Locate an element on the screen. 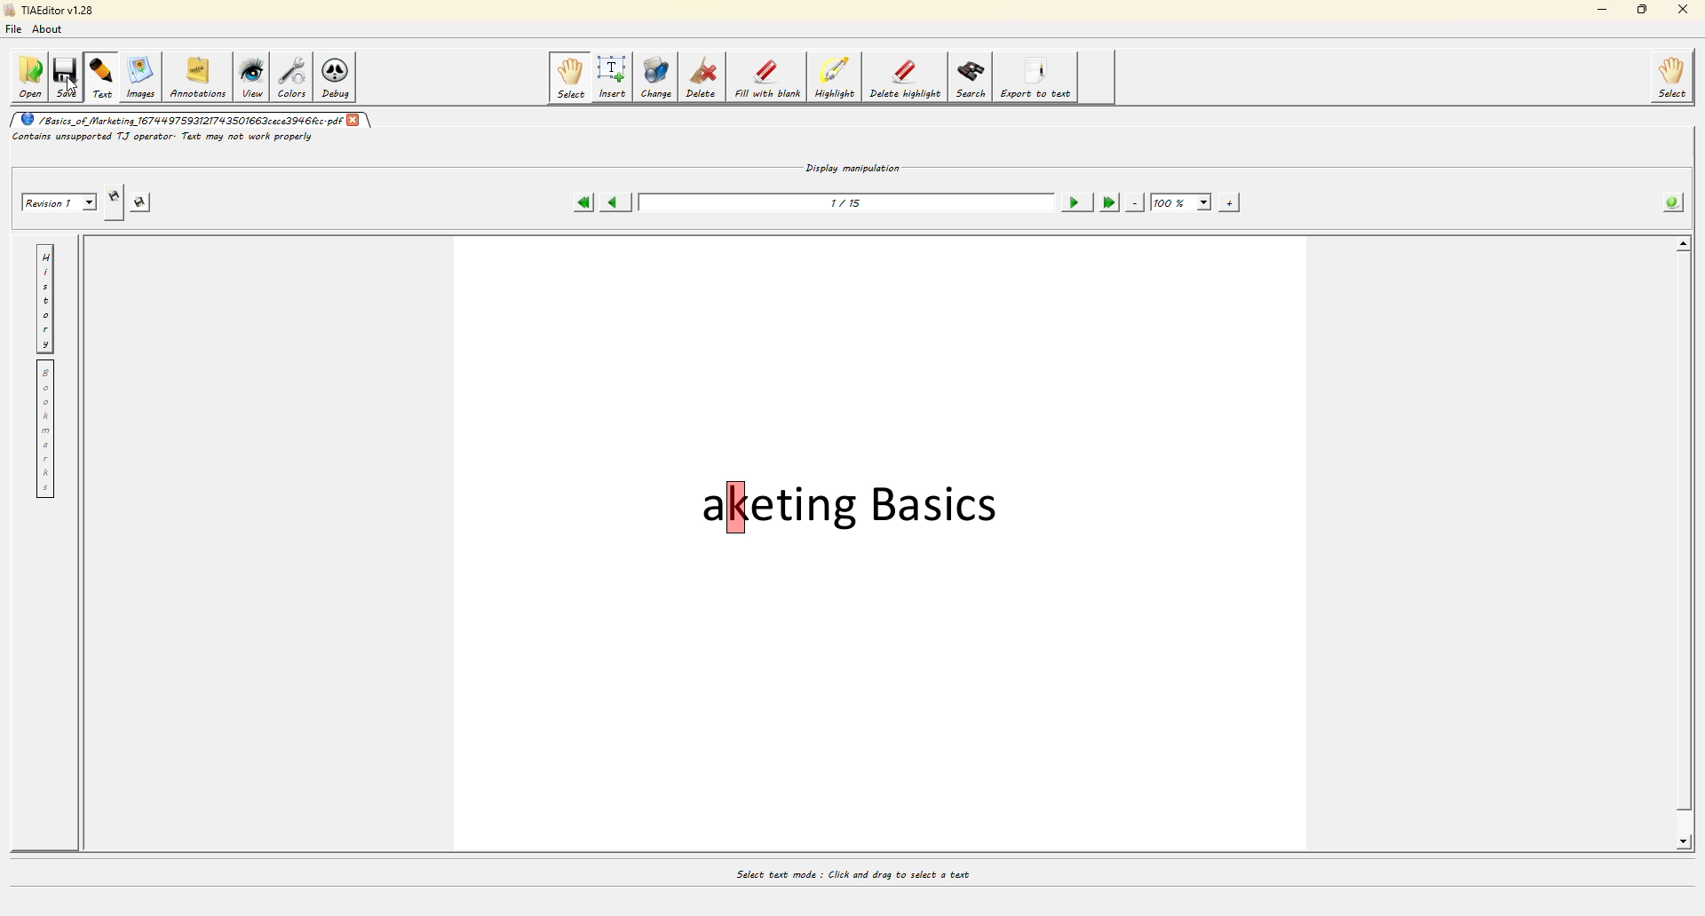 Image resolution: width=1705 pixels, height=916 pixels. fill with blank is located at coordinates (767, 77).